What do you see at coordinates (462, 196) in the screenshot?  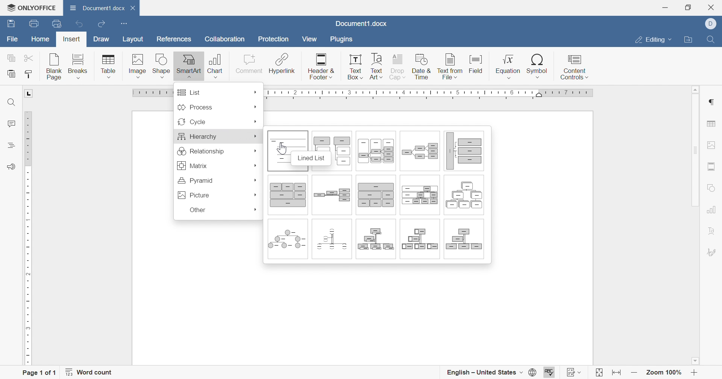 I see `Hierarchy` at bounding box center [462, 196].